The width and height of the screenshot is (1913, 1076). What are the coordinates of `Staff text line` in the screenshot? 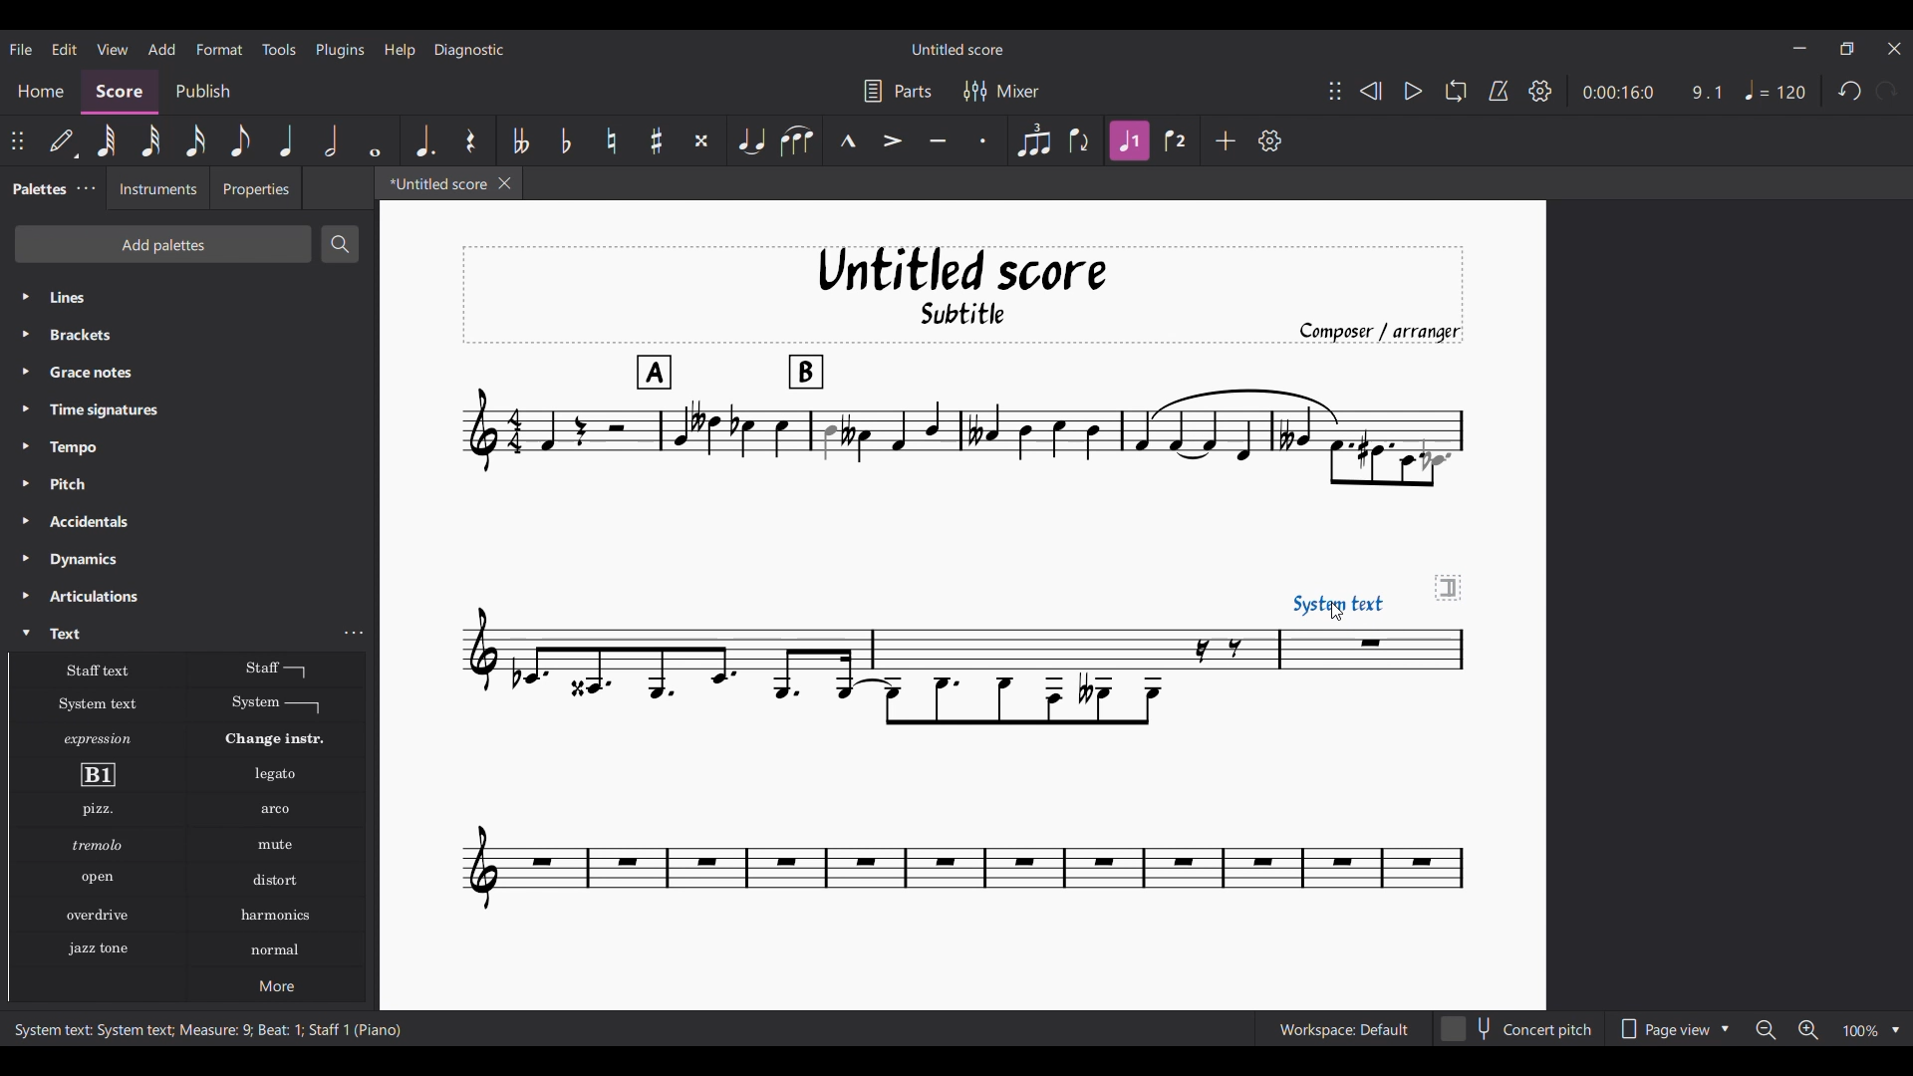 It's located at (277, 669).